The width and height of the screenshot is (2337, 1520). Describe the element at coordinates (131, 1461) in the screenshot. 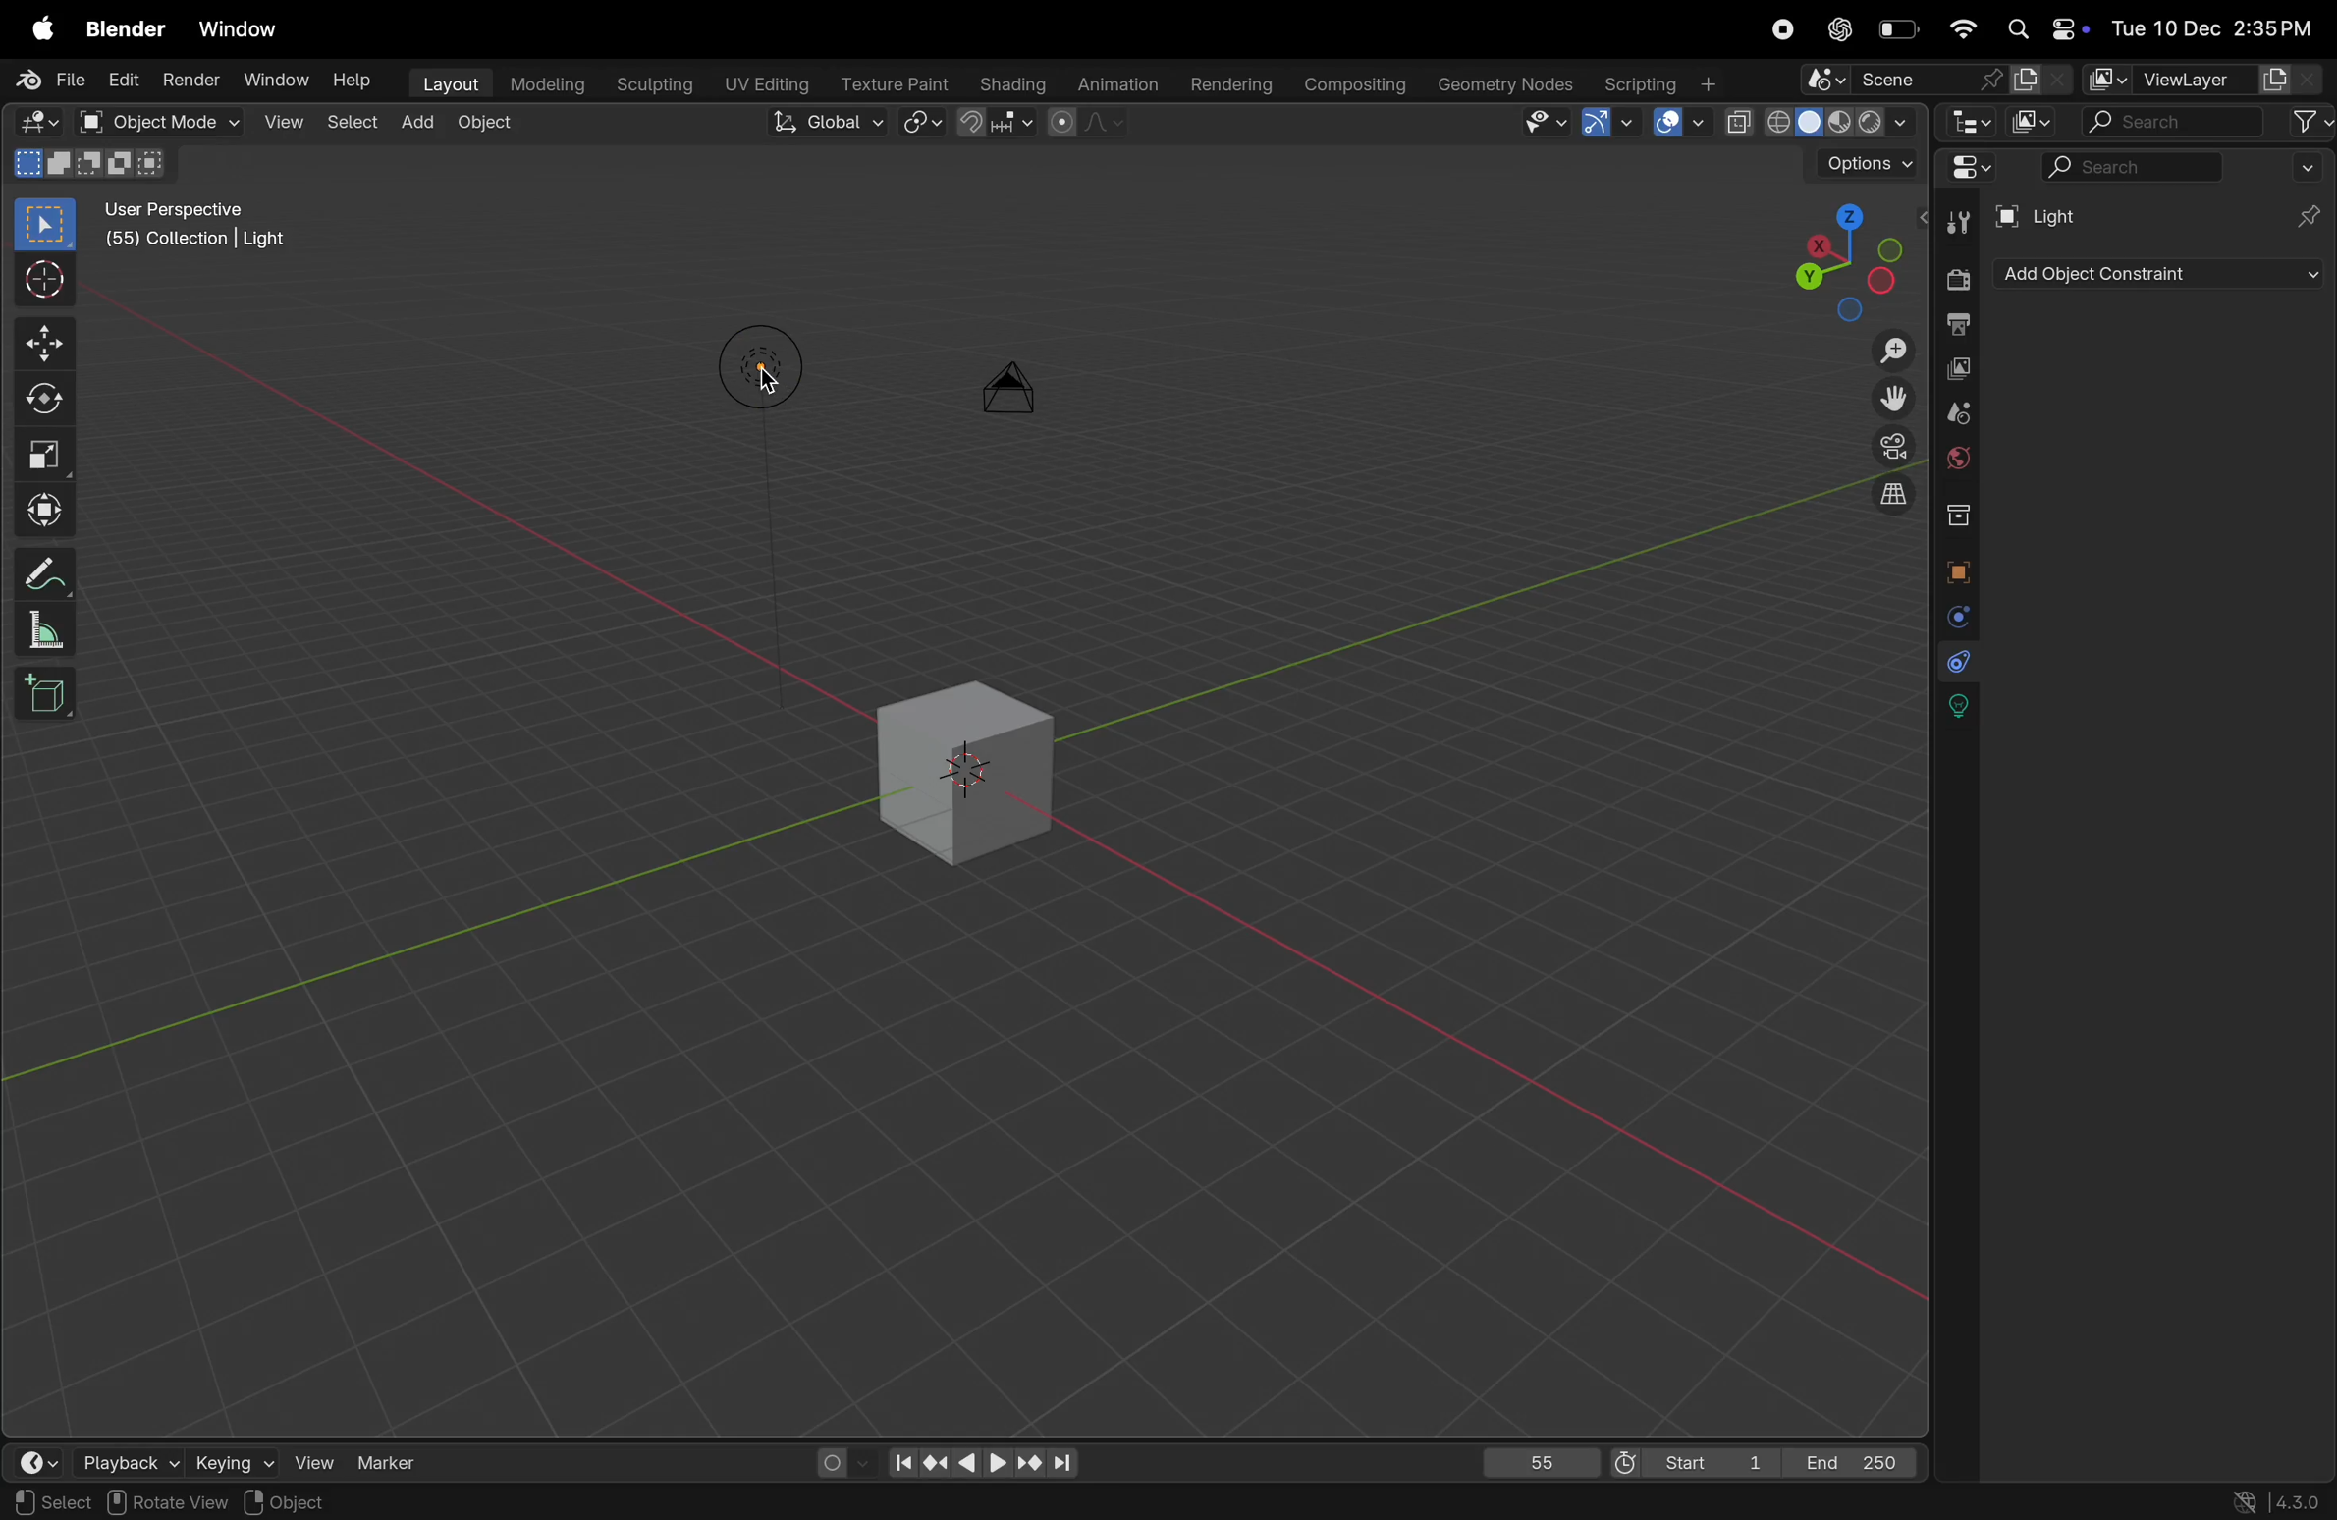

I see `playback` at that location.